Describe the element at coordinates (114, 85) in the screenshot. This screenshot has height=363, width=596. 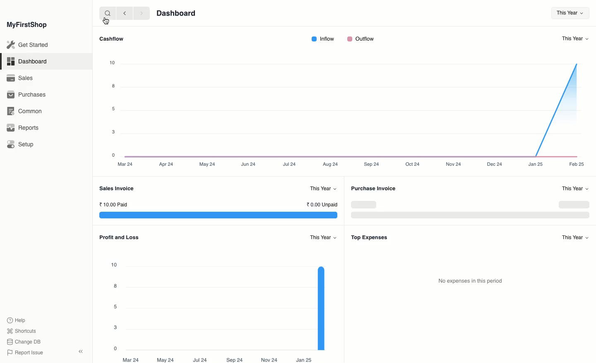
I see `8` at that location.